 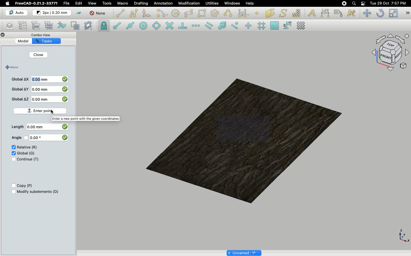 What do you see at coordinates (12, 186) in the screenshot?
I see `Checkbox` at bounding box center [12, 186].